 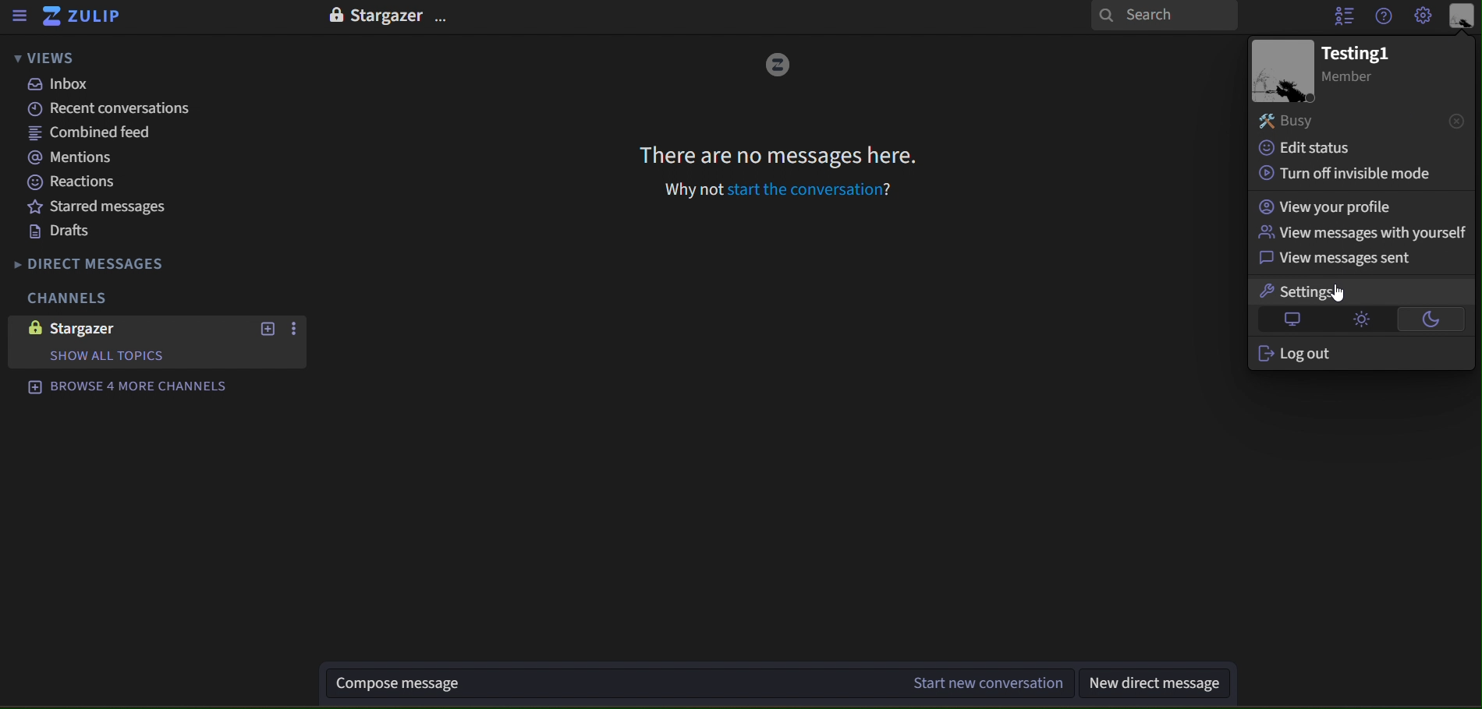 I want to click on start the conversation?, so click(x=810, y=190).